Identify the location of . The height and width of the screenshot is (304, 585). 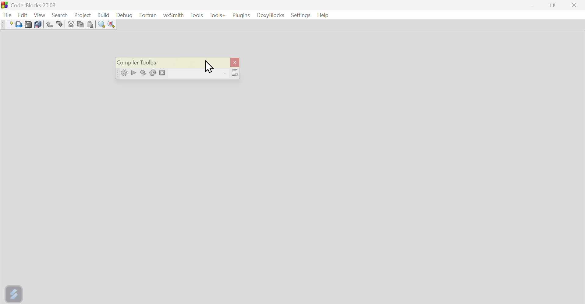
(91, 24).